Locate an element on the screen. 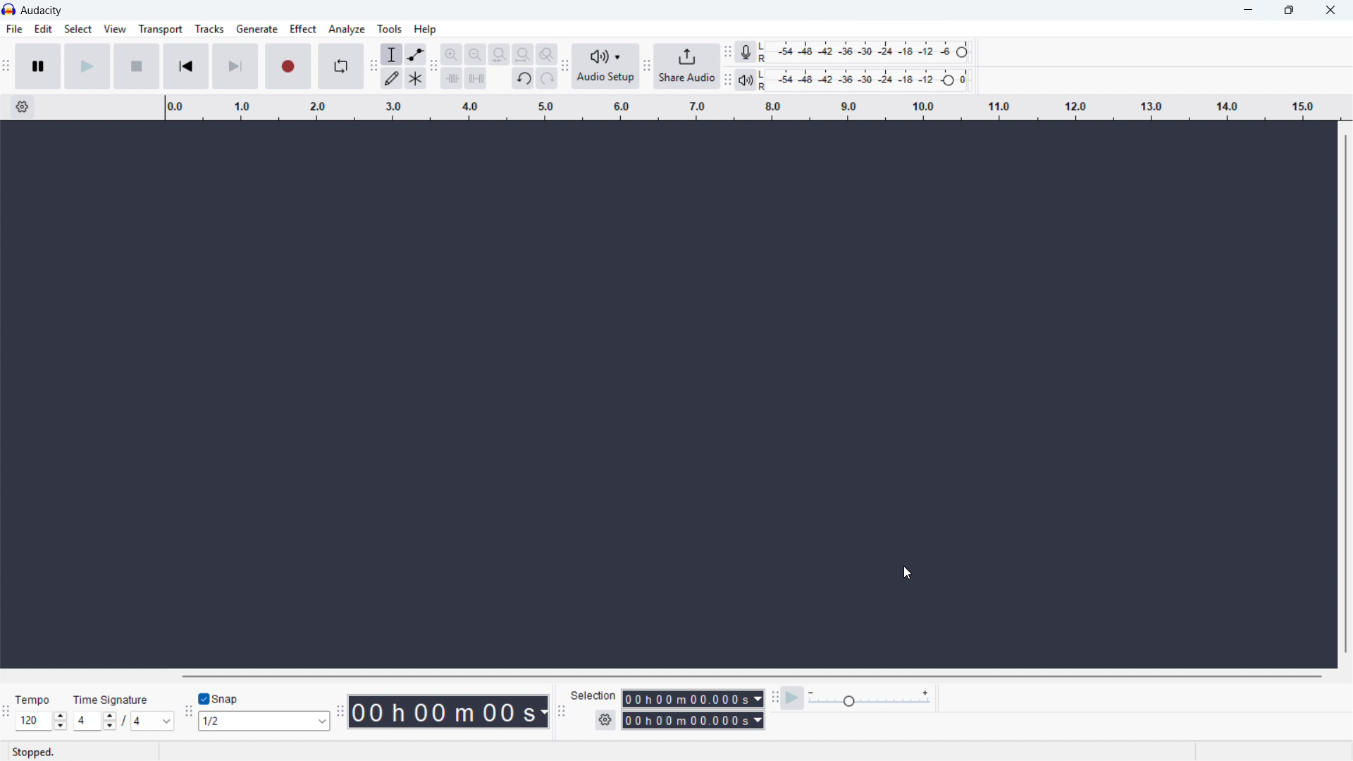 The width and height of the screenshot is (1353, 761). play at speed toolbar is located at coordinates (774, 698).